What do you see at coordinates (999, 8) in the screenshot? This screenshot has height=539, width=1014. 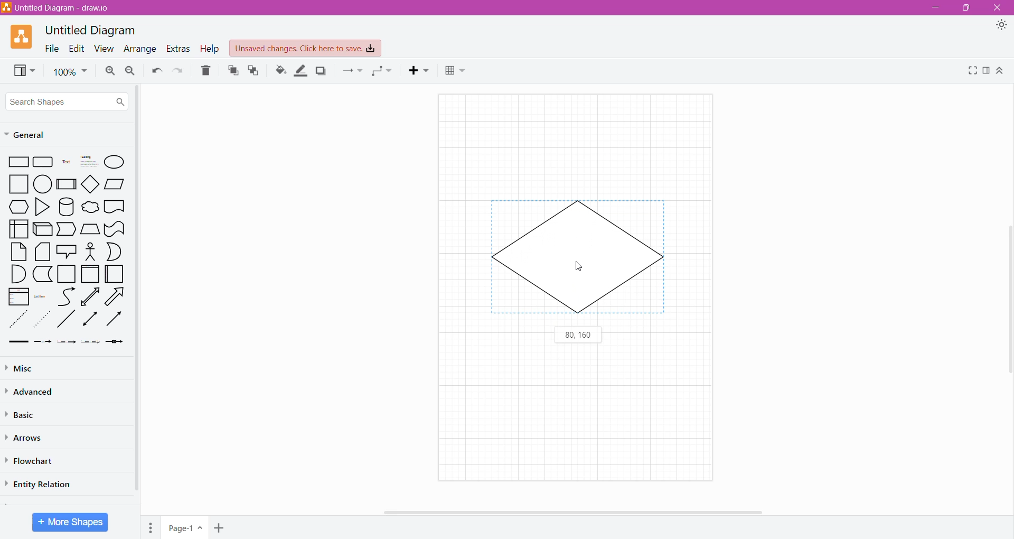 I see `Close` at bounding box center [999, 8].